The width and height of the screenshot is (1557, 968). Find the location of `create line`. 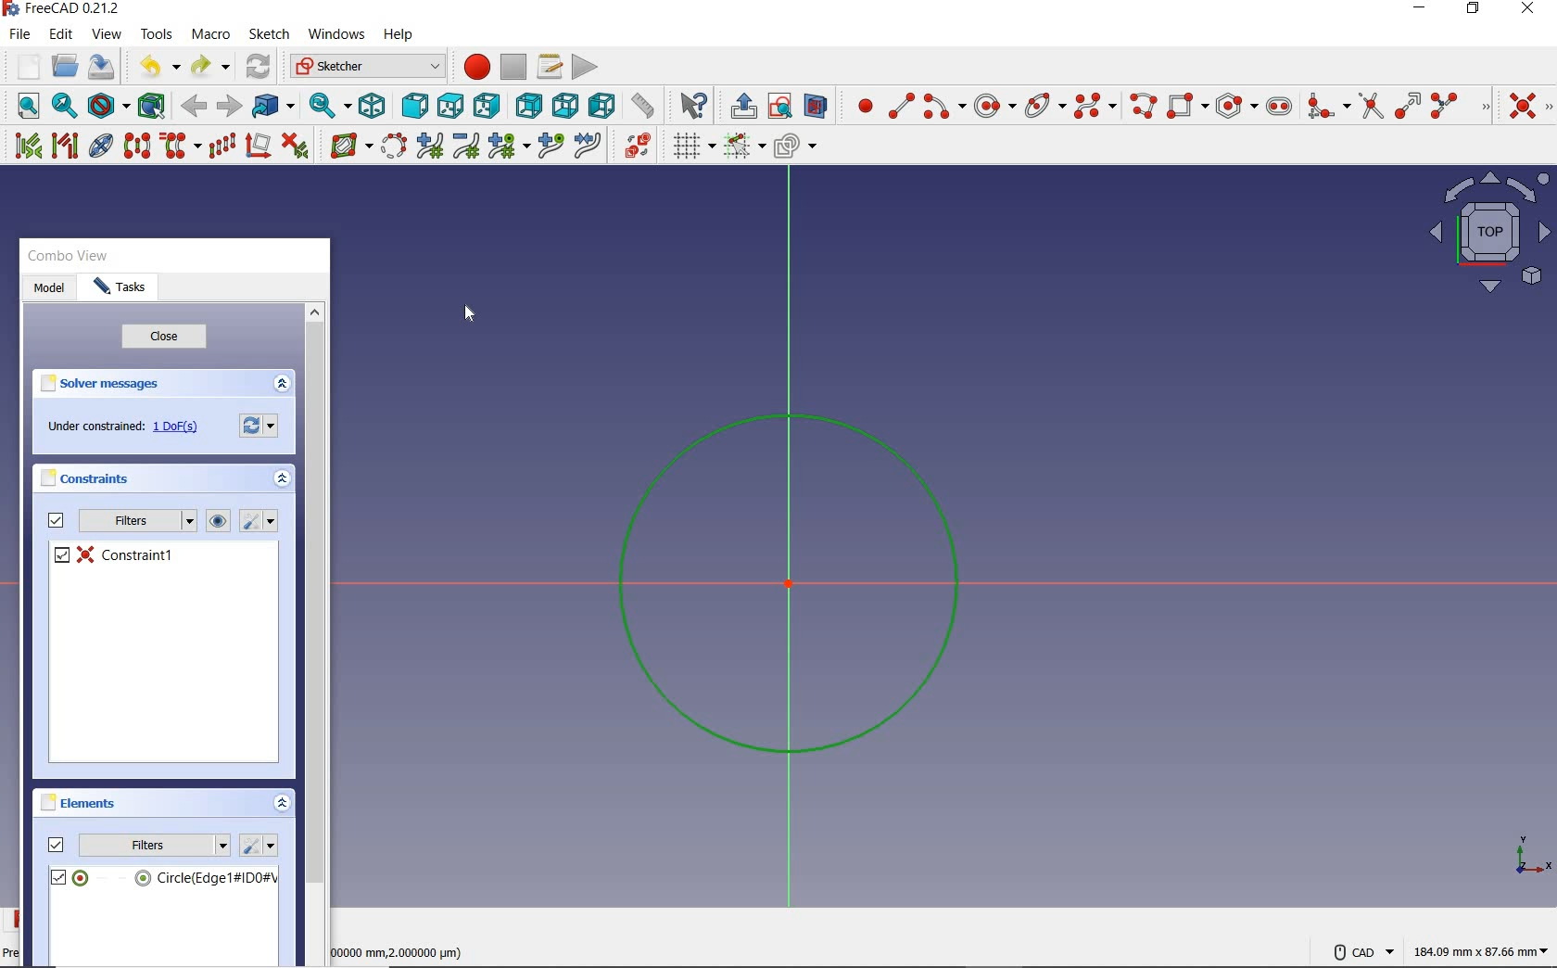

create line is located at coordinates (900, 108).